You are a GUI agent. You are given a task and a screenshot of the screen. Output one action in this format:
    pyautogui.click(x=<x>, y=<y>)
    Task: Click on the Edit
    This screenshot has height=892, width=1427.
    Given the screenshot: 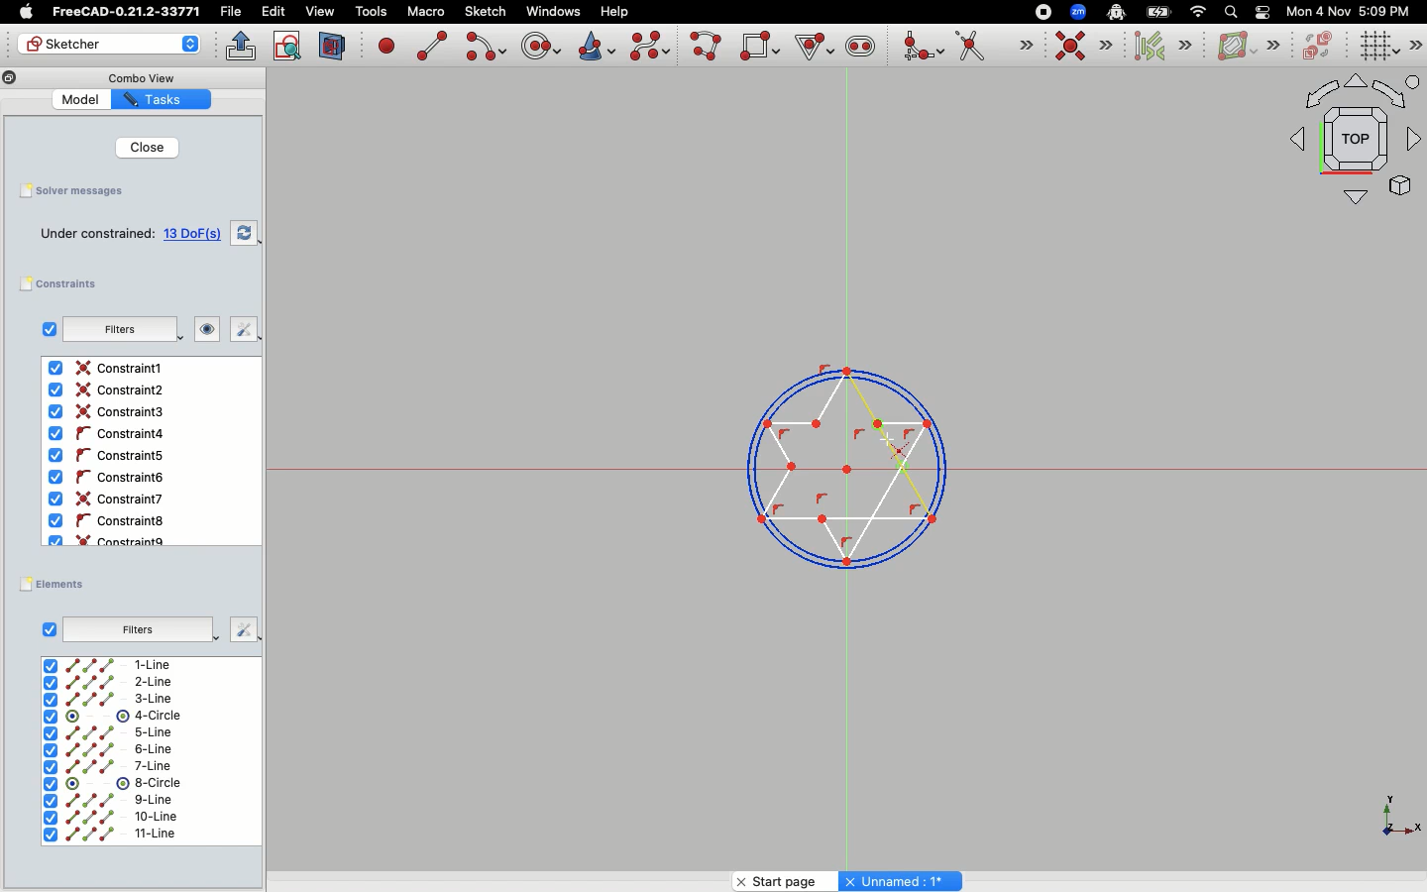 What is the action you would take?
    pyautogui.click(x=274, y=12)
    